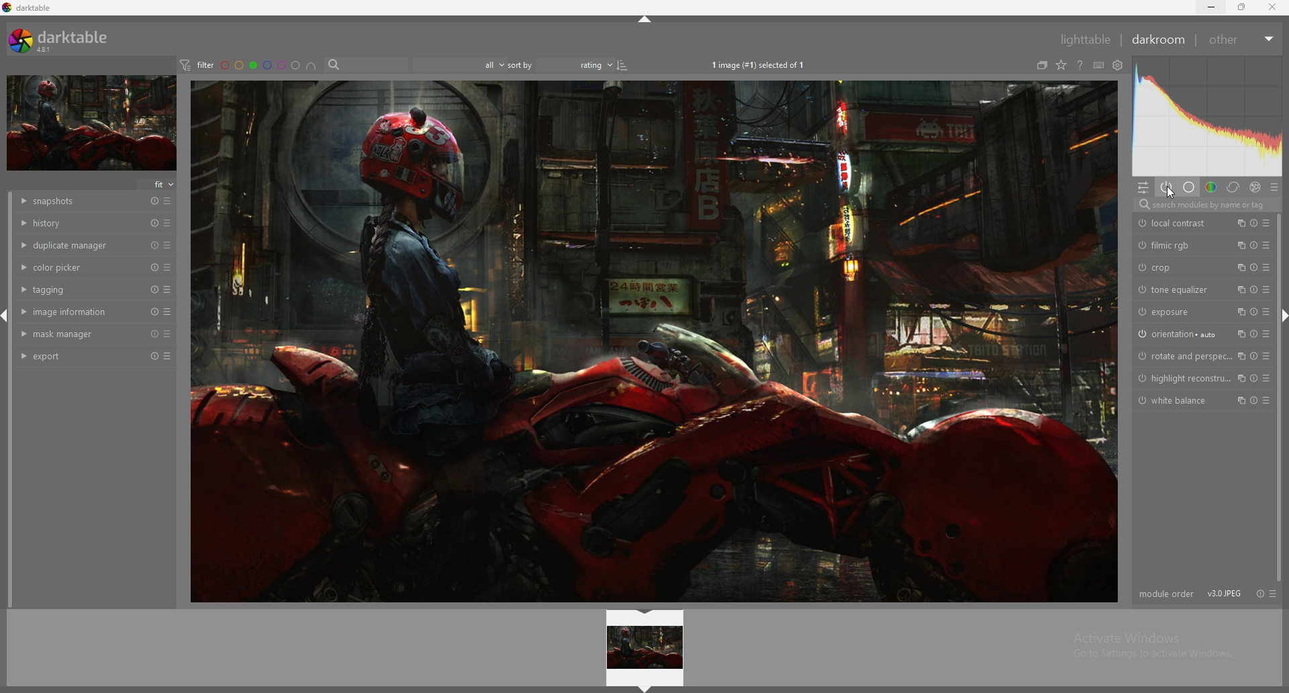 The height and width of the screenshot is (693, 1289). I want to click on darktable, so click(64, 40).